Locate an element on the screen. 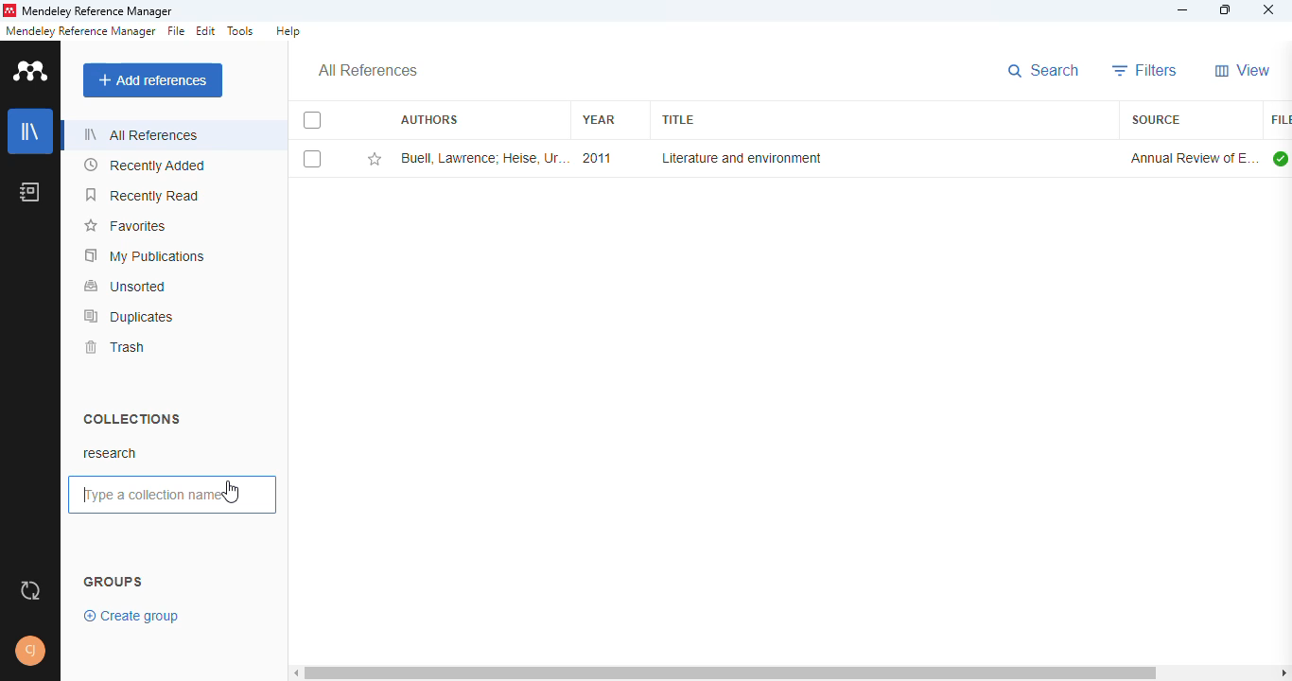  minimize is located at coordinates (1183, 11).